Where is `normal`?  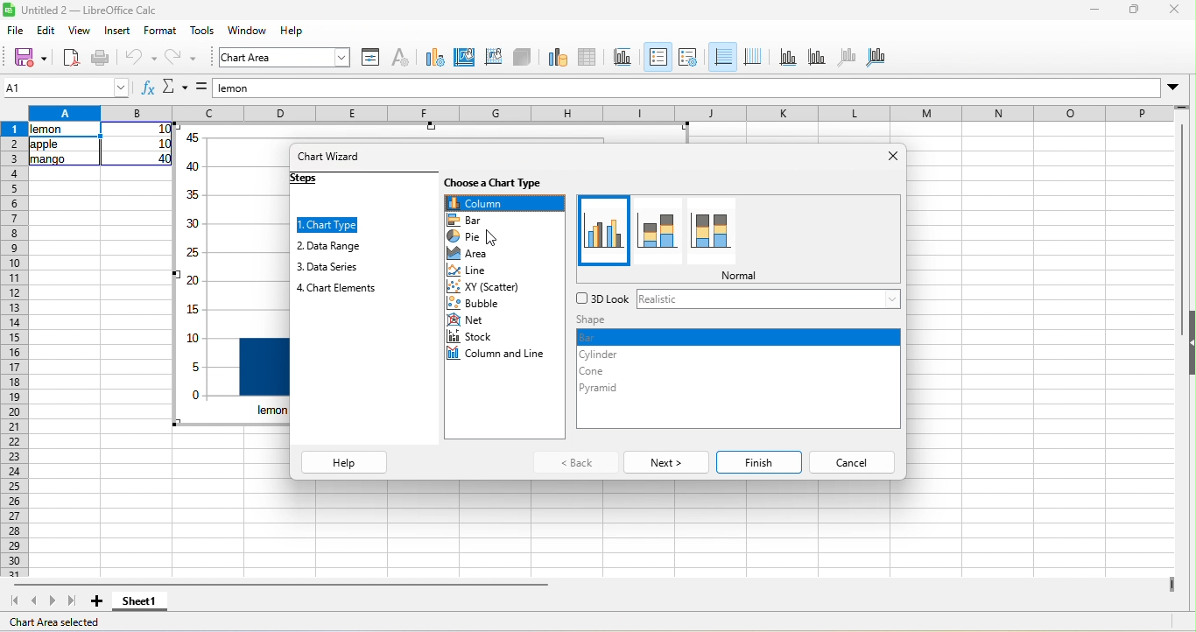
normal is located at coordinates (604, 231).